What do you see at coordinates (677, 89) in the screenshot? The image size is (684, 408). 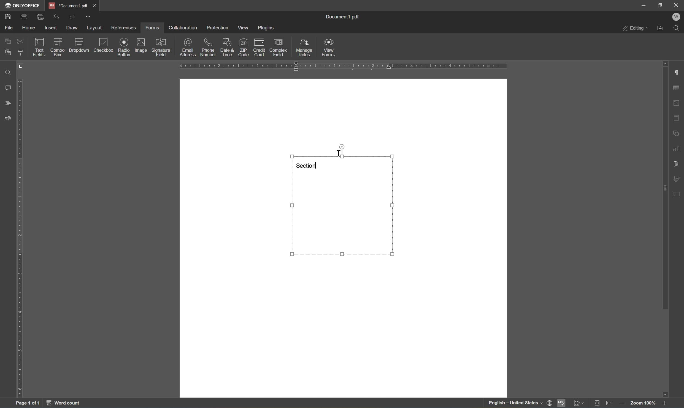 I see `table settings` at bounding box center [677, 89].